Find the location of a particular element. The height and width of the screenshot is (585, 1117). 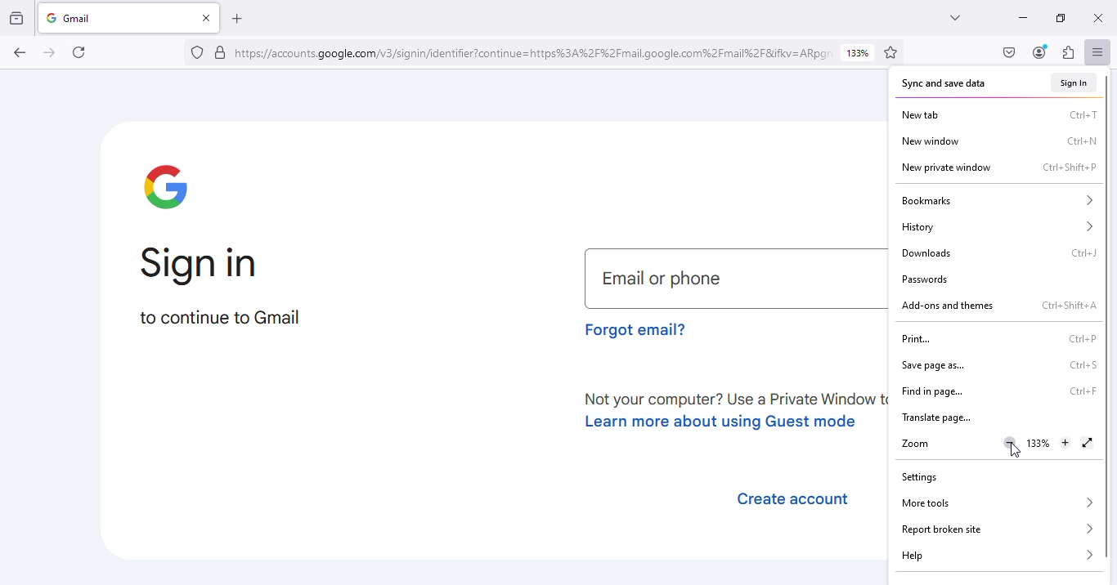

shortcut for add-ons and themes is located at coordinates (1068, 306).